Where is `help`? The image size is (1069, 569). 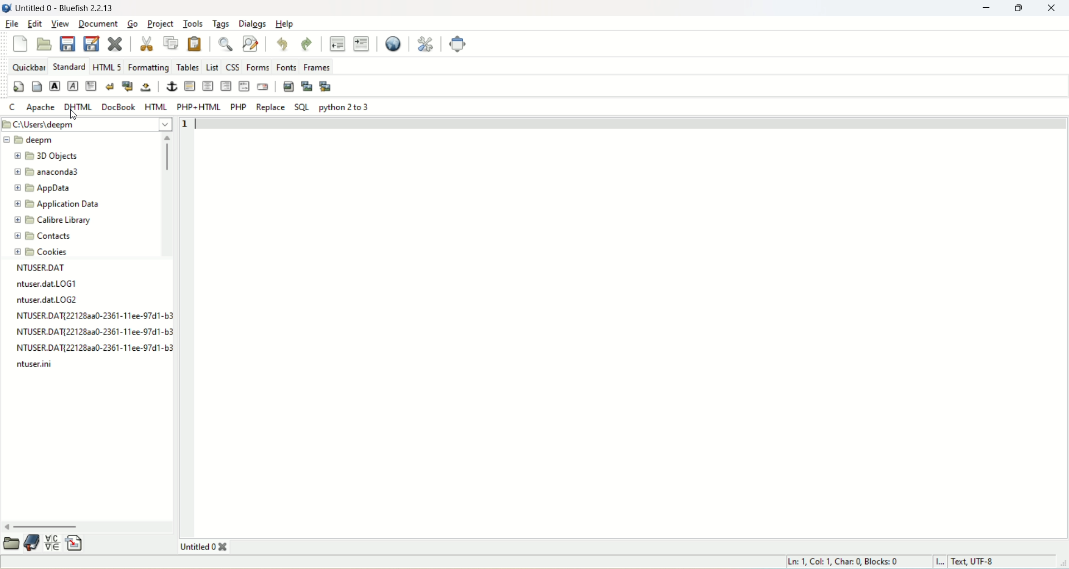
help is located at coordinates (285, 24).